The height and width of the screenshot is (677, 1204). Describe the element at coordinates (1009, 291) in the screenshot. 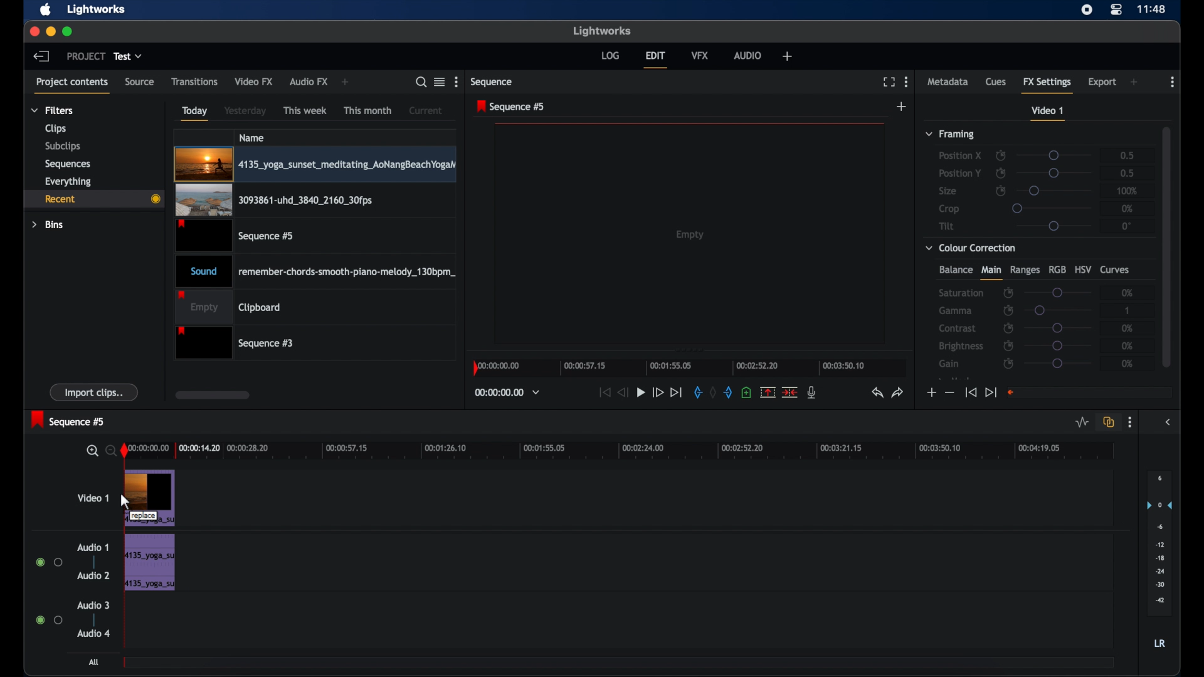

I see `enable/disbale keyframes` at that location.